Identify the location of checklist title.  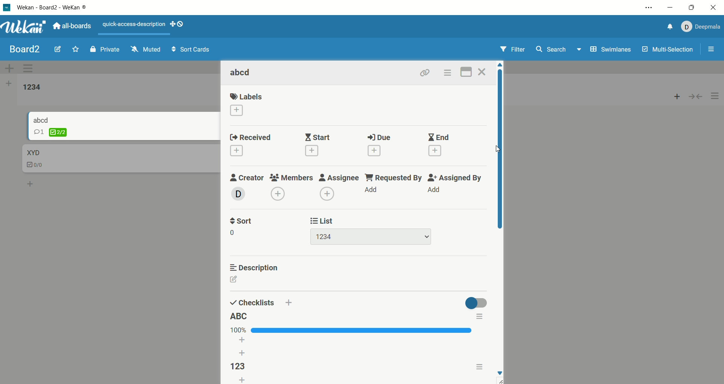
(237, 366).